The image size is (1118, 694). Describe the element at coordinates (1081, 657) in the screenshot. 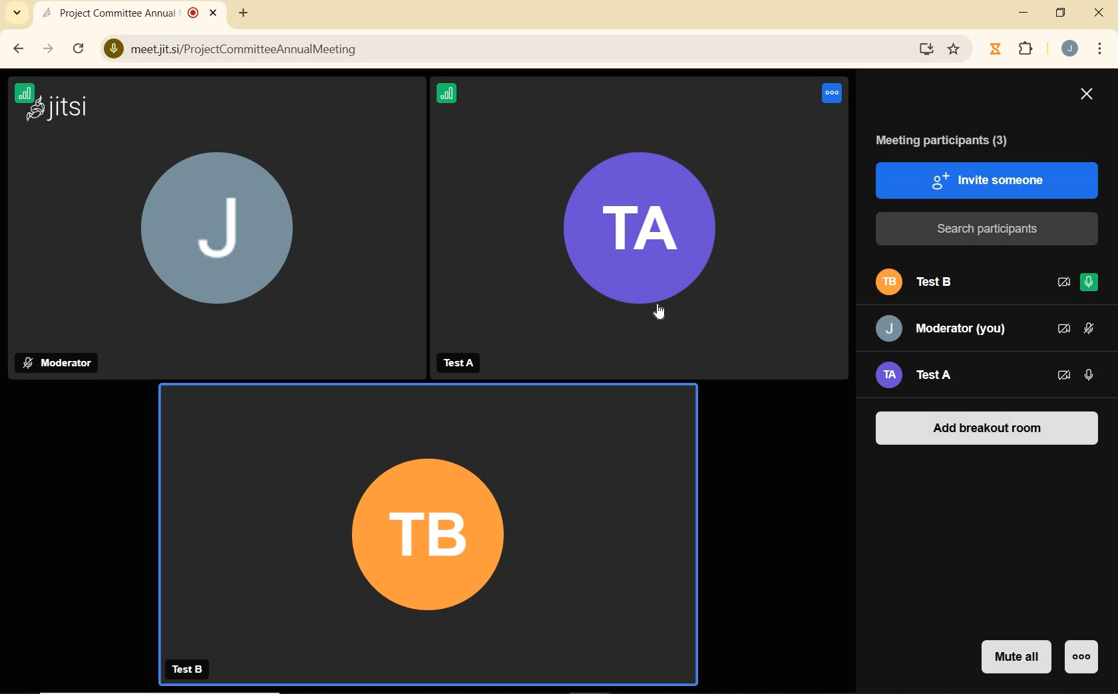

I see `MORE ACTIONS` at that location.